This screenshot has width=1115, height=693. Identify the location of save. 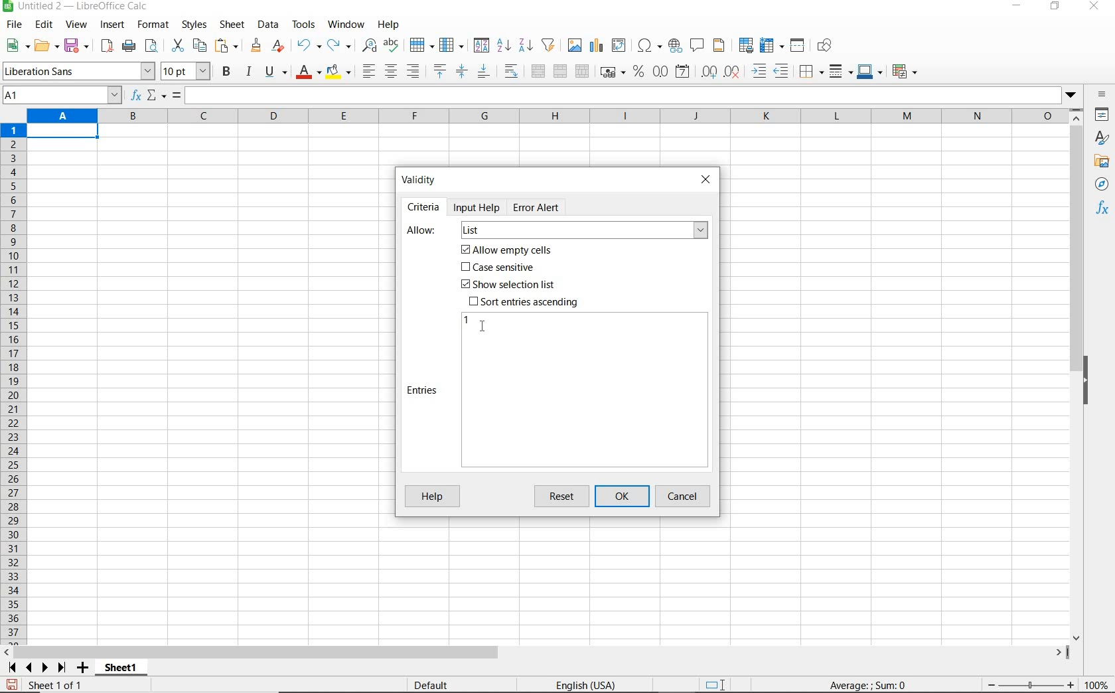
(78, 46).